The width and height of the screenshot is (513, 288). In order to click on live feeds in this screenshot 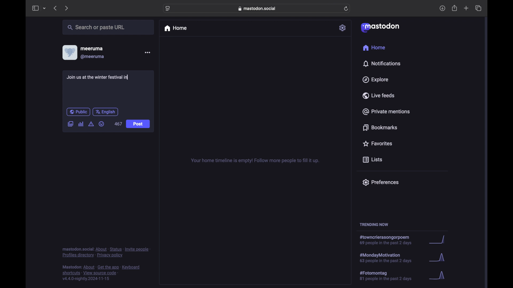, I will do `click(379, 95)`.